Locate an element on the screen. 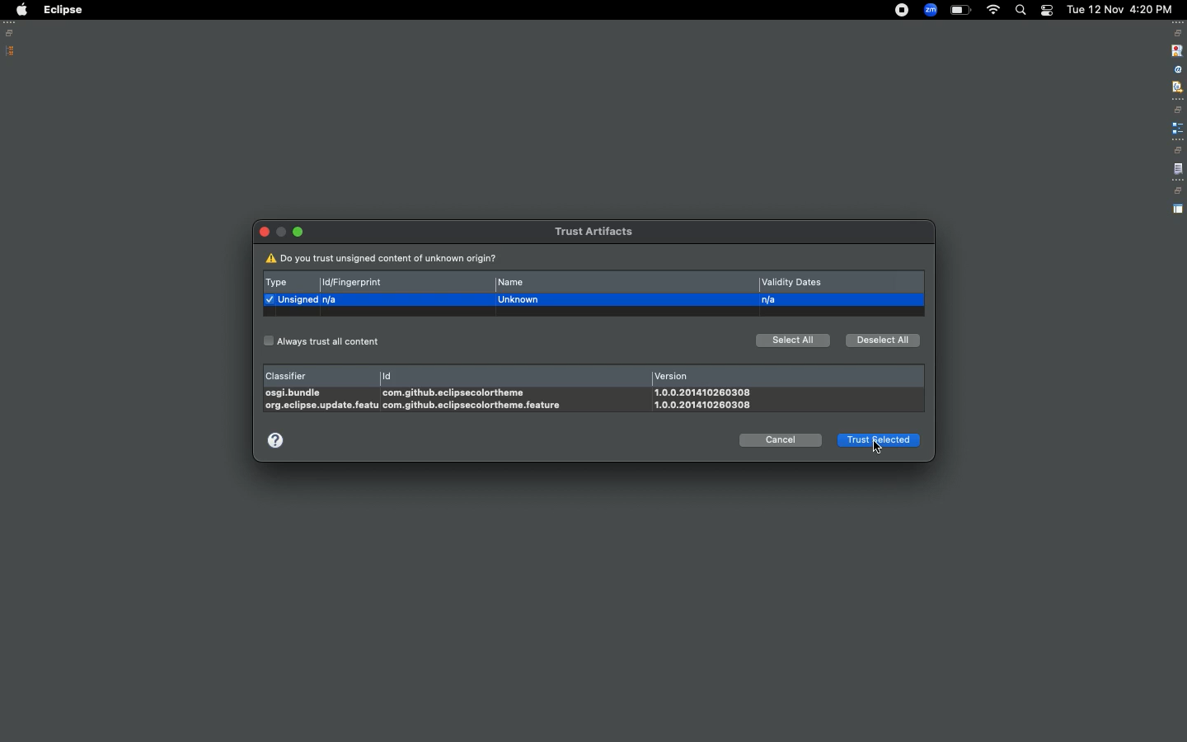  file is located at coordinates (1178, 170).